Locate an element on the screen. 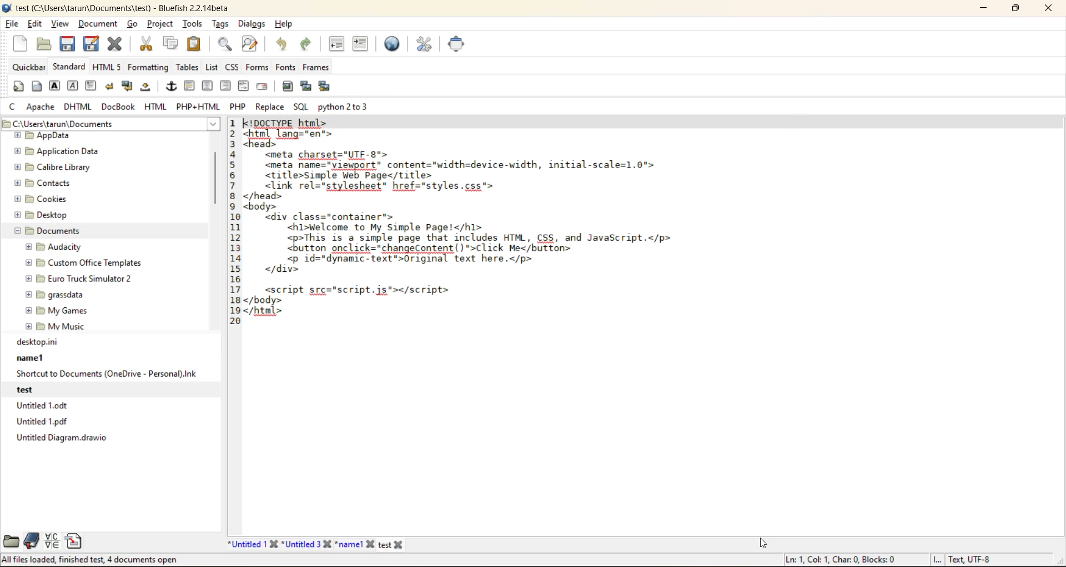 The height and width of the screenshot is (567, 1066). list is located at coordinates (212, 68).